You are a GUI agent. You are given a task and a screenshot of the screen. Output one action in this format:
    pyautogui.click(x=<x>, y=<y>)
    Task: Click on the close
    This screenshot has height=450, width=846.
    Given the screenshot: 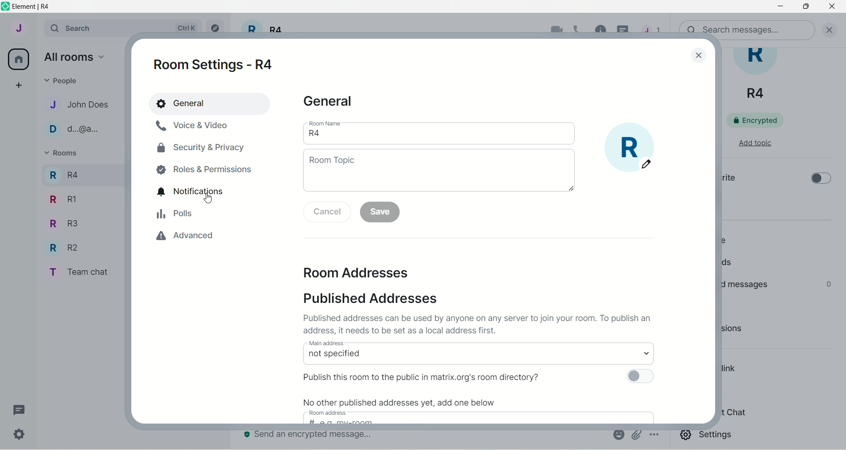 What is the action you would take?
    pyautogui.click(x=832, y=29)
    